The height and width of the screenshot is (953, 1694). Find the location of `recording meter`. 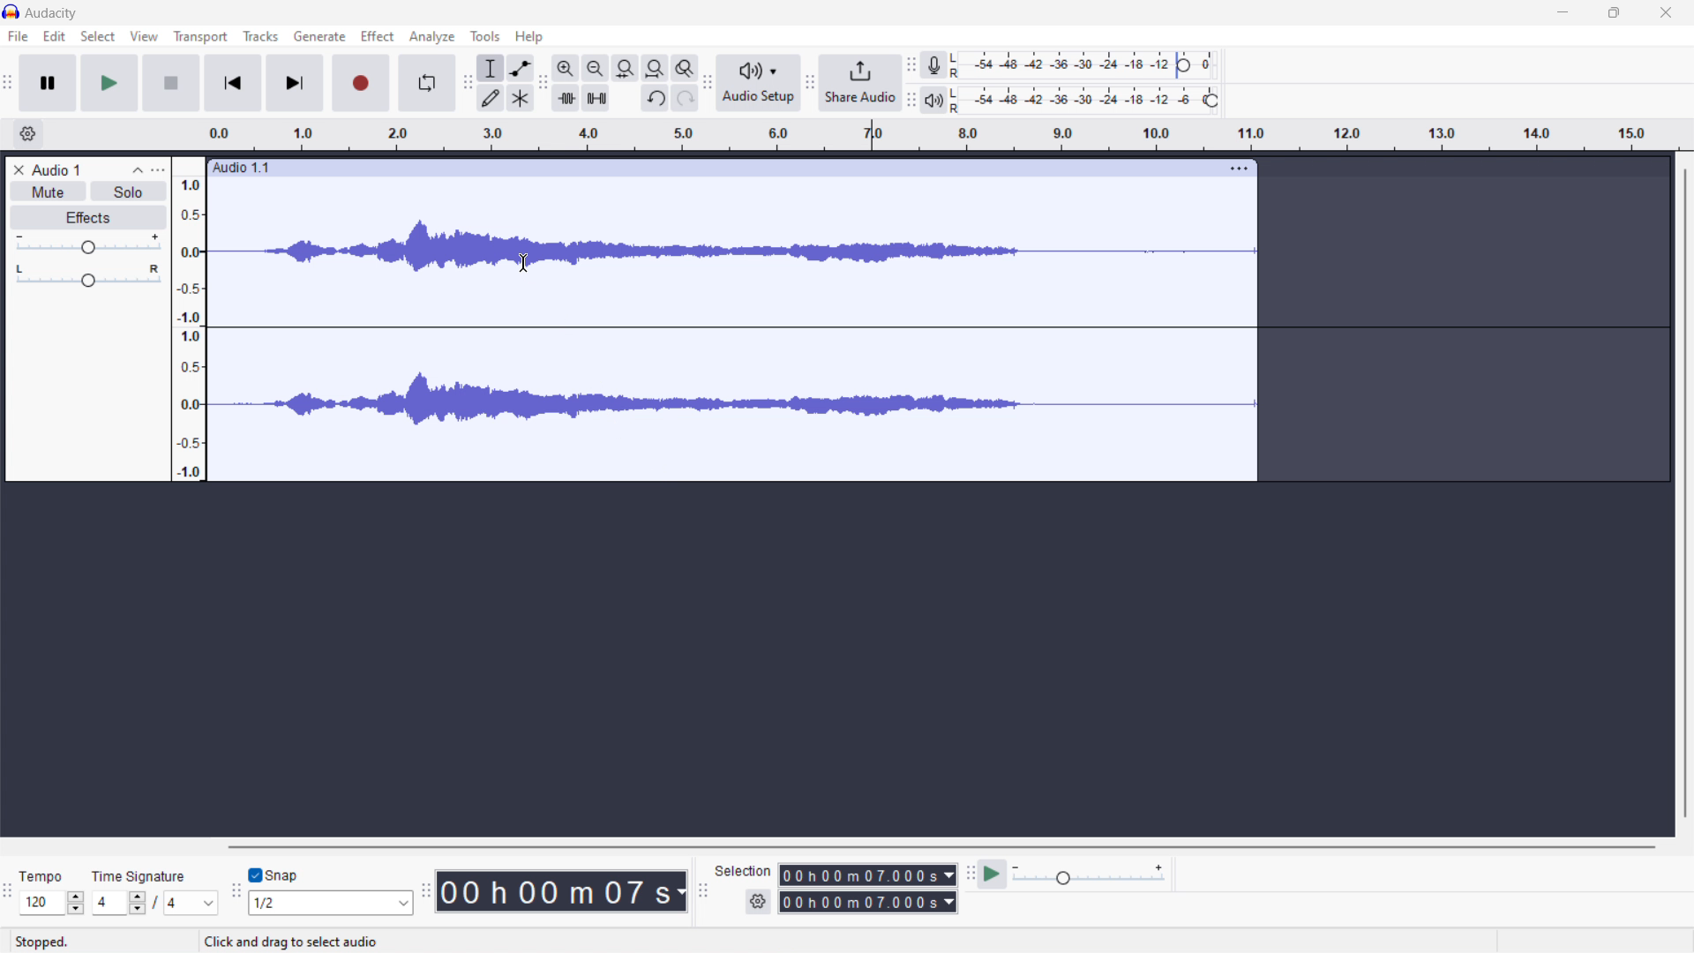

recording meter is located at coordinates (934, 65).